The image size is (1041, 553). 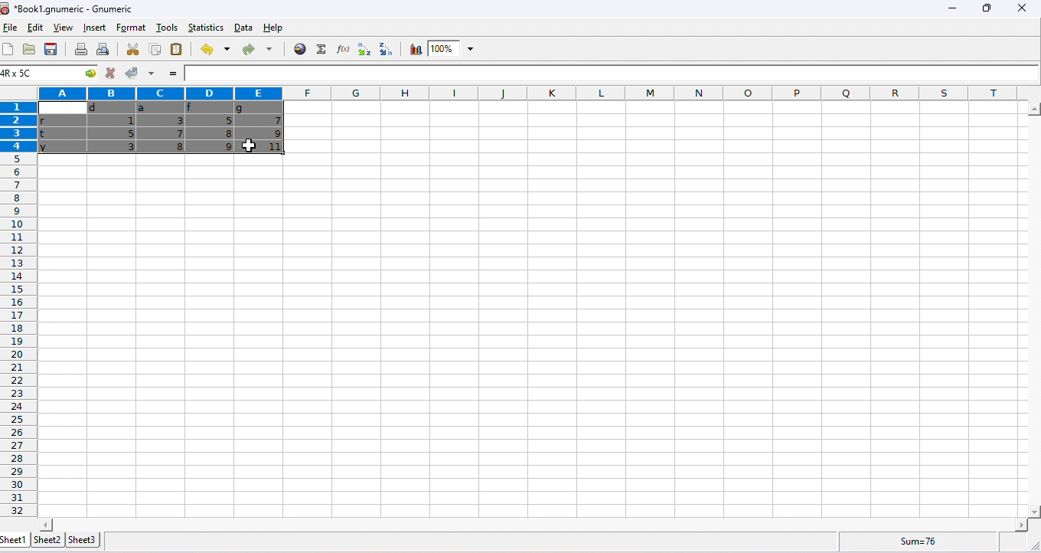 I want to click on redo, so click(x=256, y=51).